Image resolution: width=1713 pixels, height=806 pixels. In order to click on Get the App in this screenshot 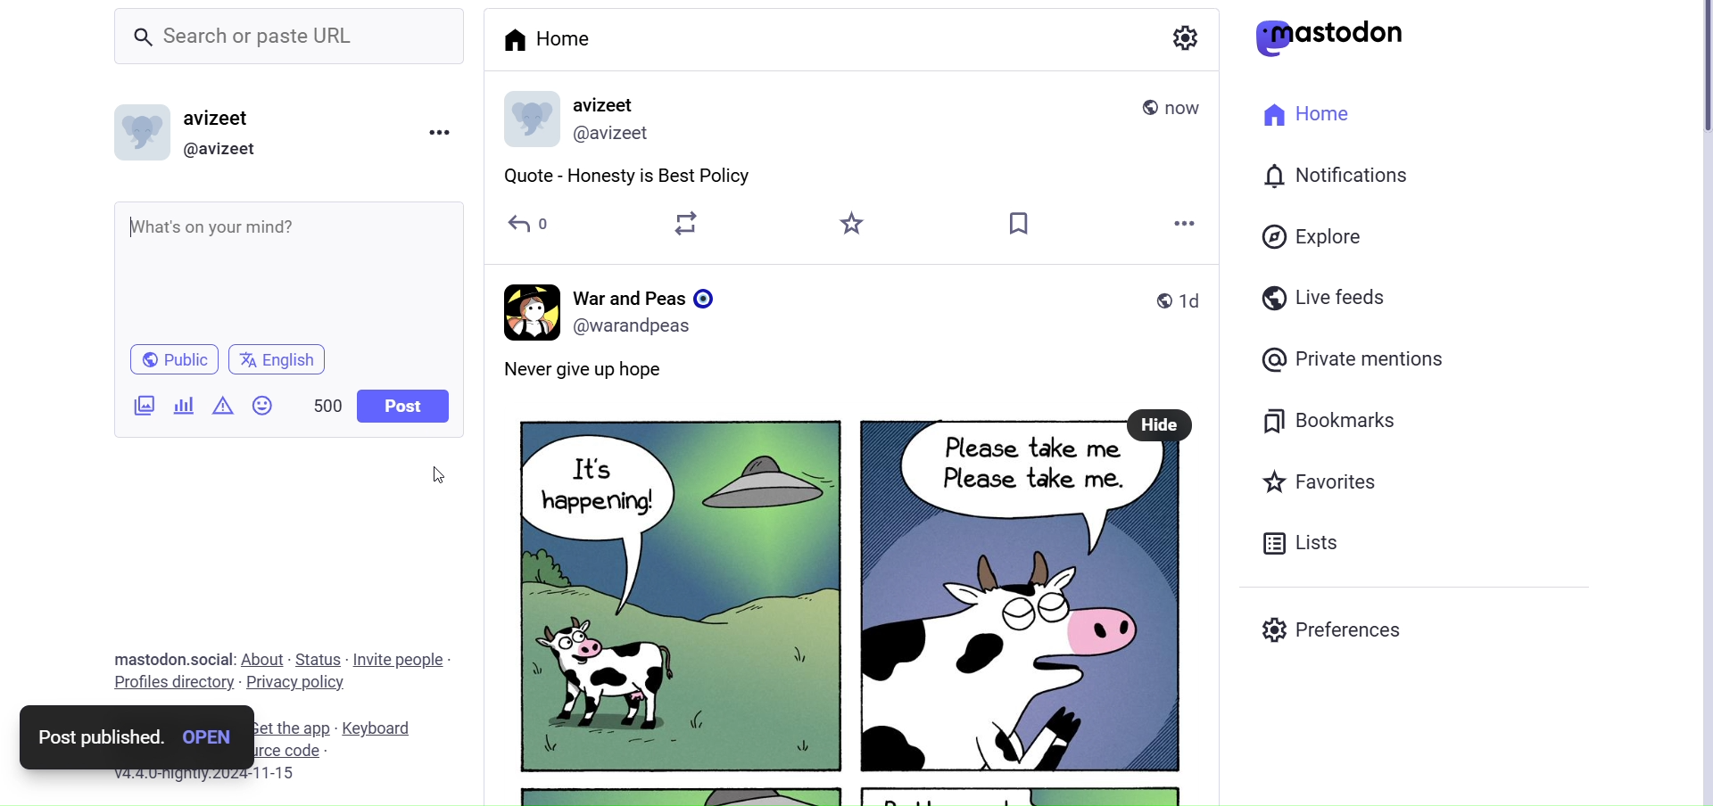, I will do `click(298, 728)`.